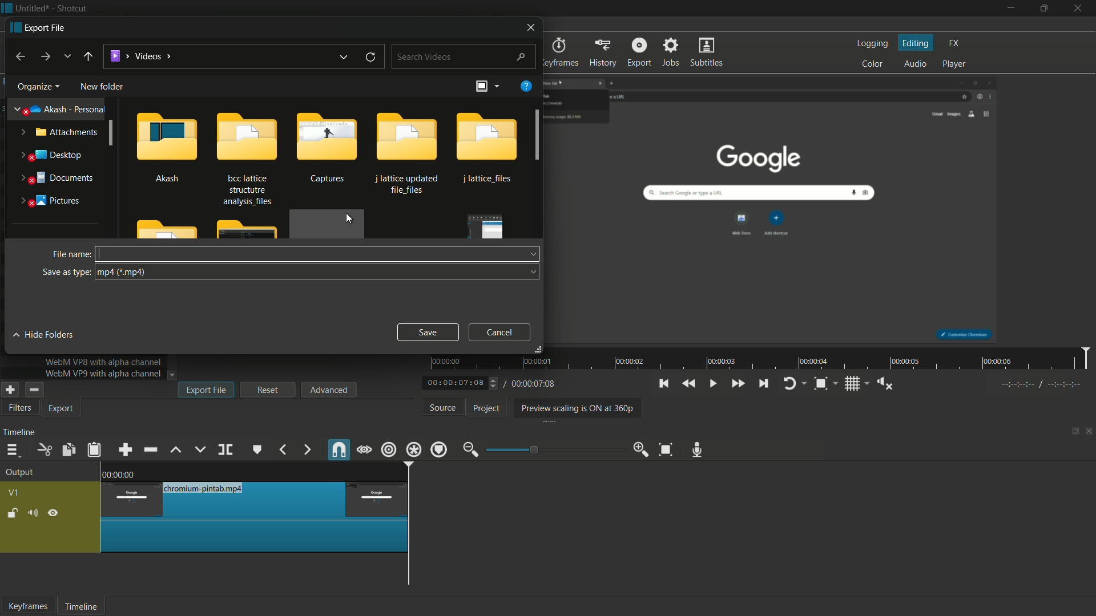 The width and height of the screenshot is (1096, 616). I want to click on toggle grid, so click(853, 384).